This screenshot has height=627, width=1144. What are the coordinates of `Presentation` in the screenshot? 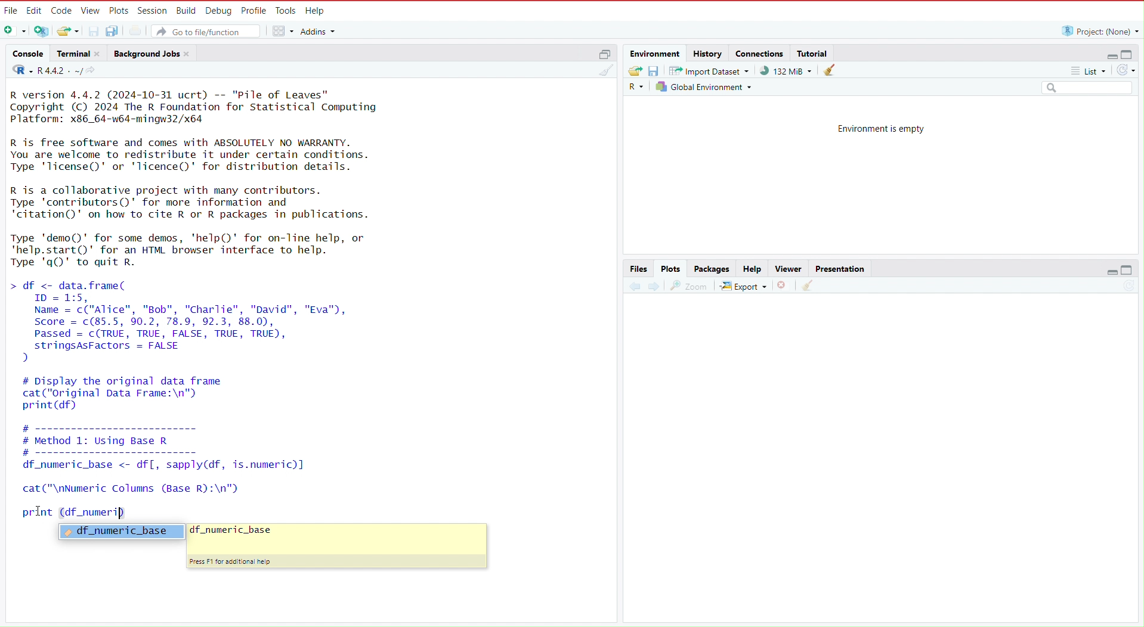 It's located at (840, 266).